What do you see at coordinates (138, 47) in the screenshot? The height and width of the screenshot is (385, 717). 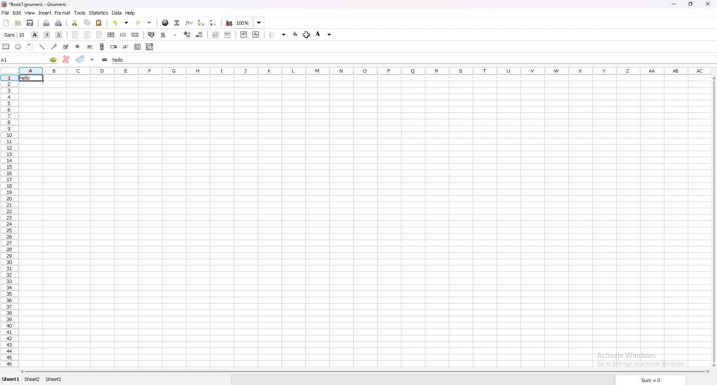 I see `list` at bounding box center [138, 47].